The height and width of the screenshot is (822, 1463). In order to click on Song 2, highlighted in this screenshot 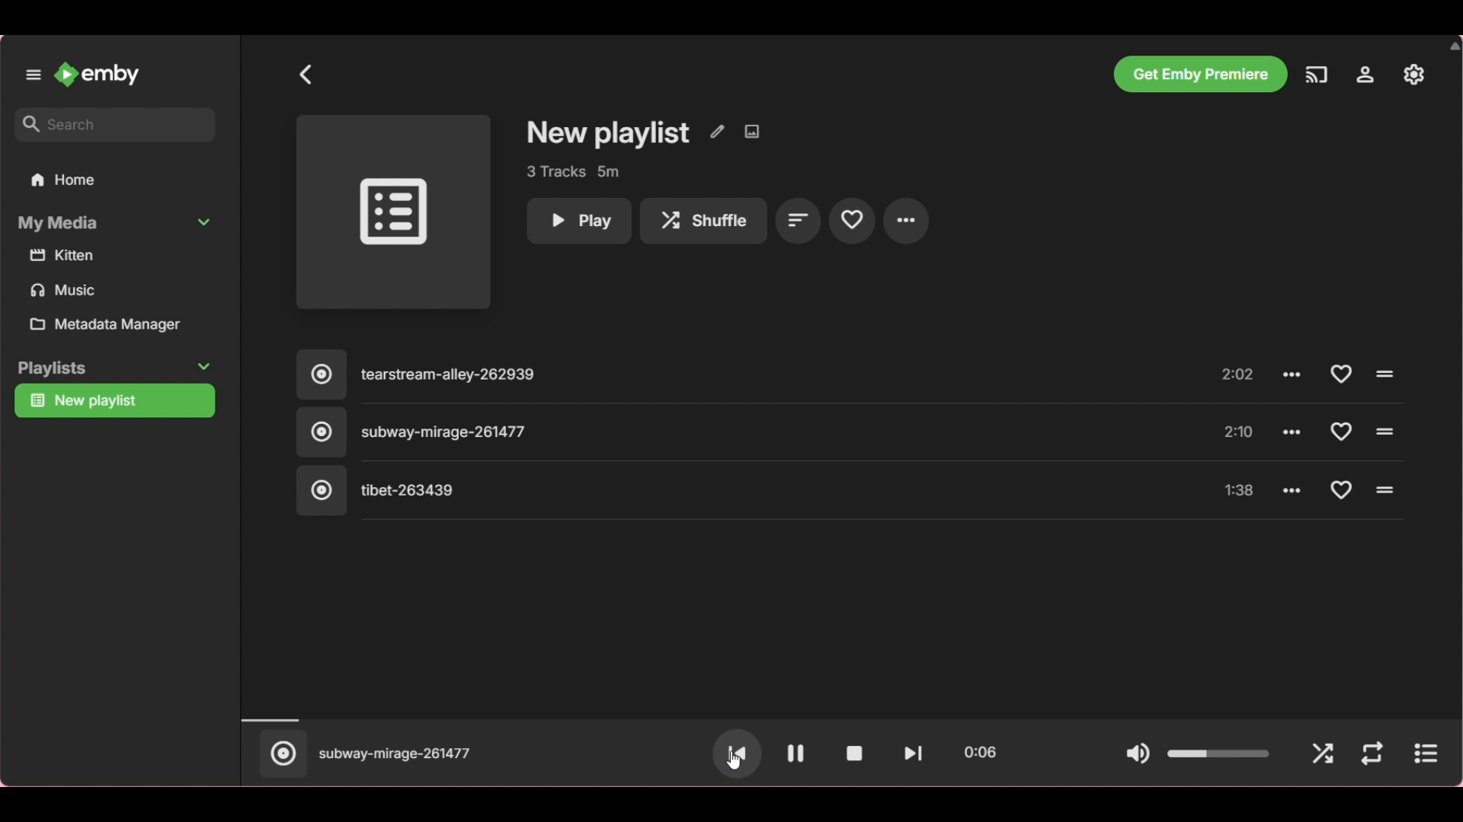, I will do `click(724, 433)`.